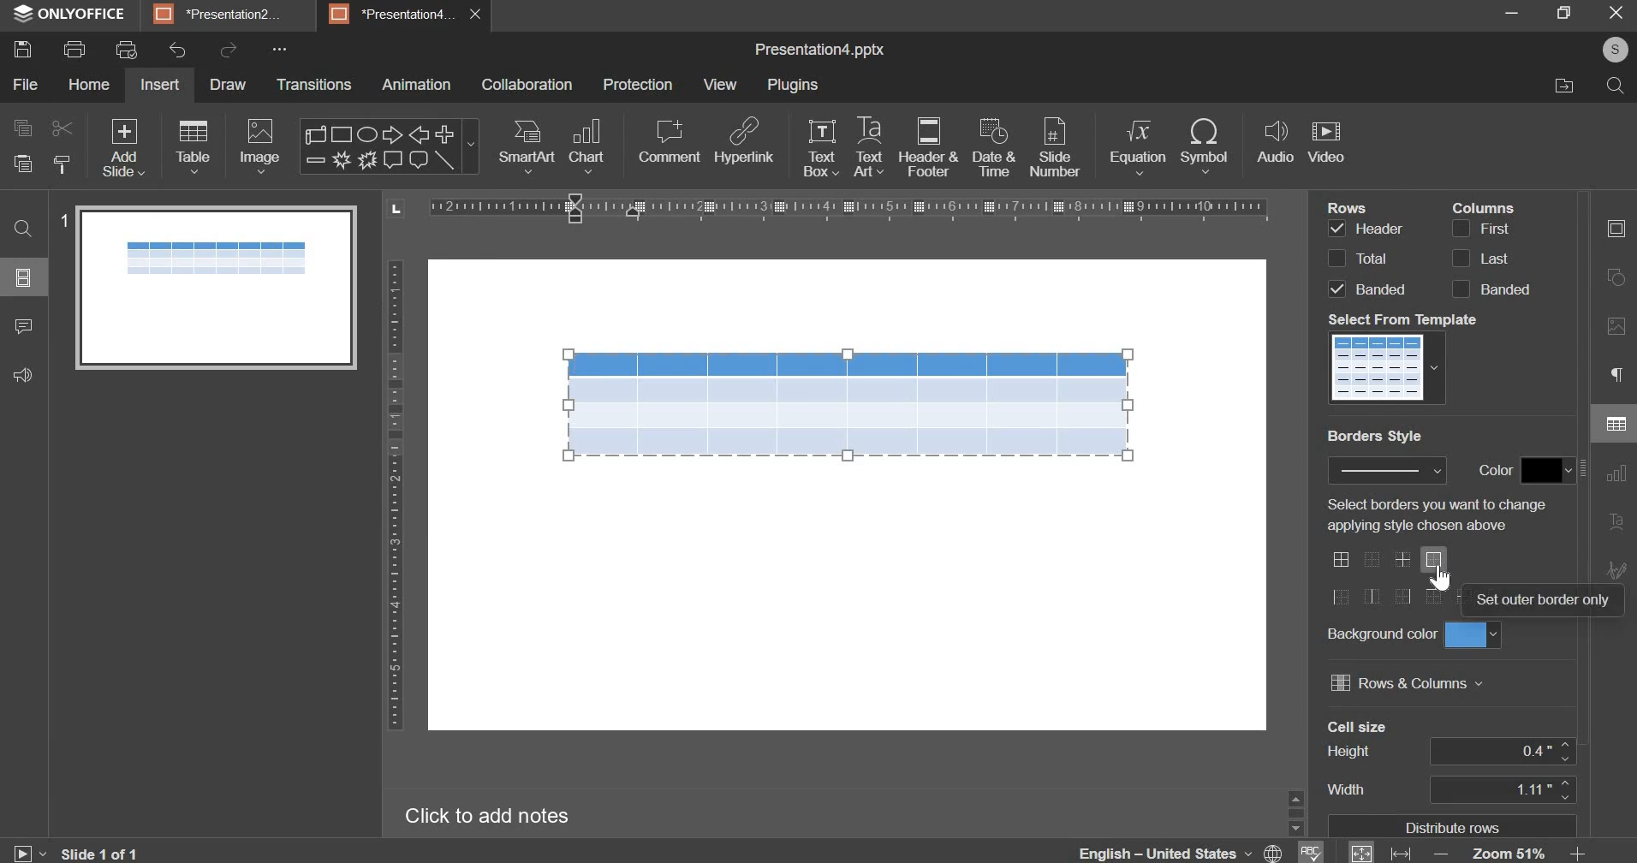 This screenshot has height=863, width=1637. I want to click on ONLYOFFICE, so click(70, 13).